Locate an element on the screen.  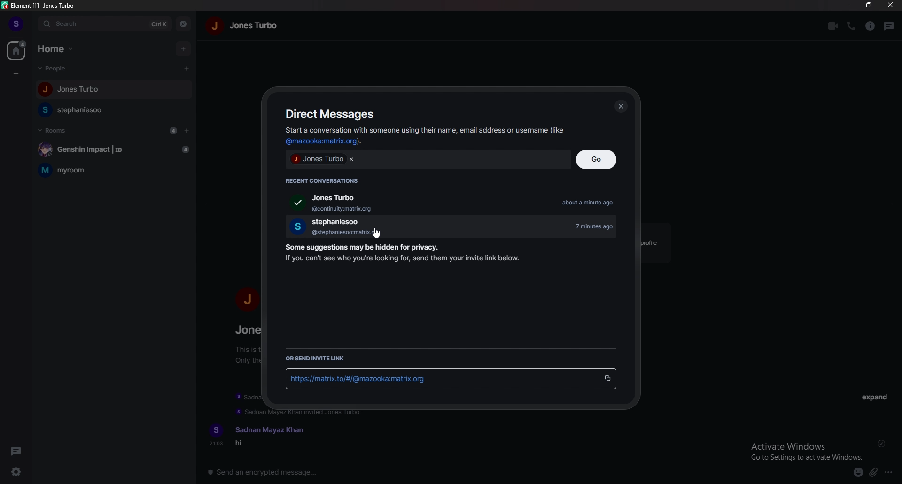
close is located at coordinates (622, 107).